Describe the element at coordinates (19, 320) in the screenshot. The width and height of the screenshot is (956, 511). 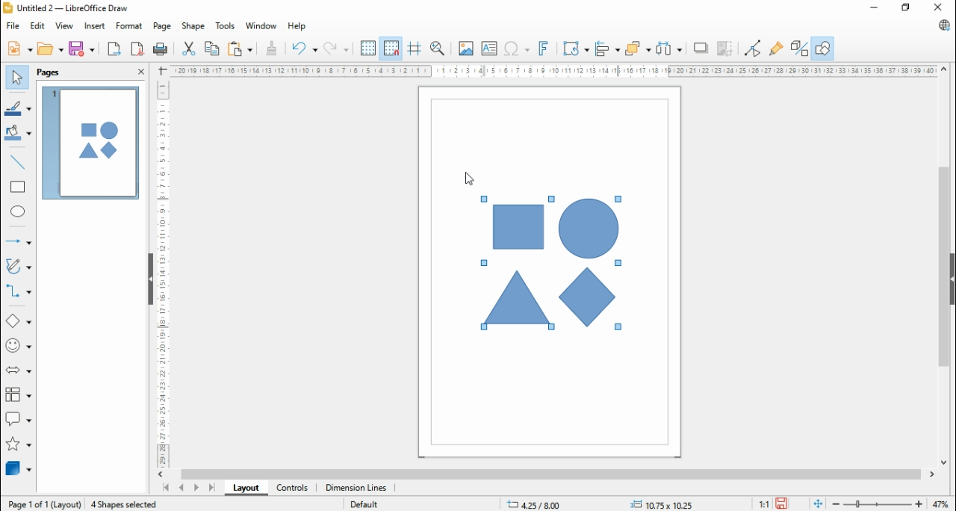
I see `simple shapes` at that location.